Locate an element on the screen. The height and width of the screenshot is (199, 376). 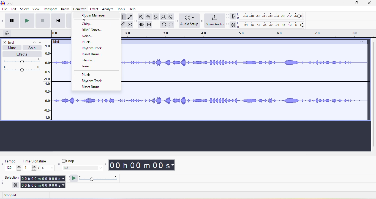
selection is located at coordinates (12, 177).